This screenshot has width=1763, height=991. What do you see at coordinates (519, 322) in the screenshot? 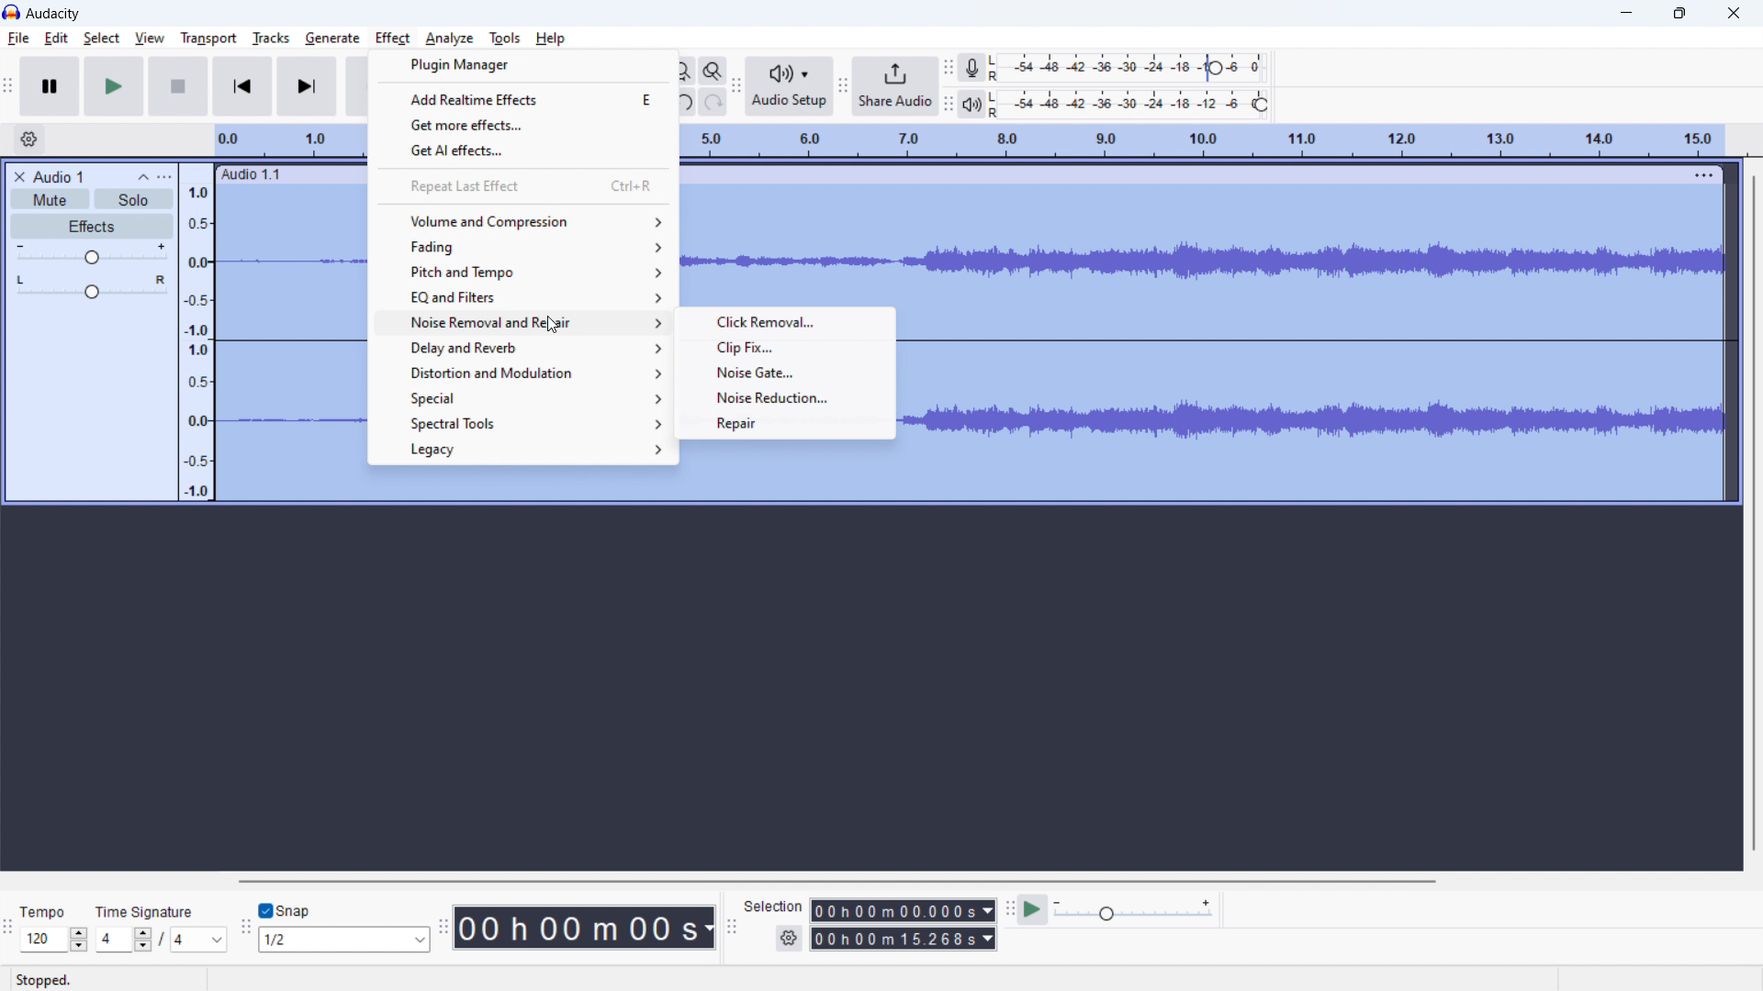
I see `noise removal and repair` at bounding box center [519, 322].